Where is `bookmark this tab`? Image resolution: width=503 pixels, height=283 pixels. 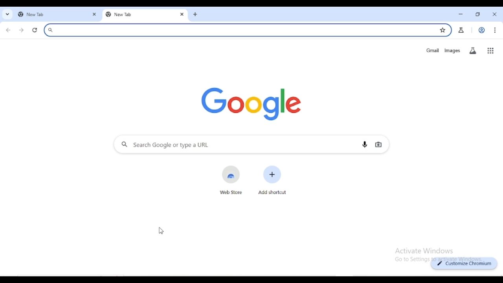
bookmark this tab is located at coordinates (443, 30).